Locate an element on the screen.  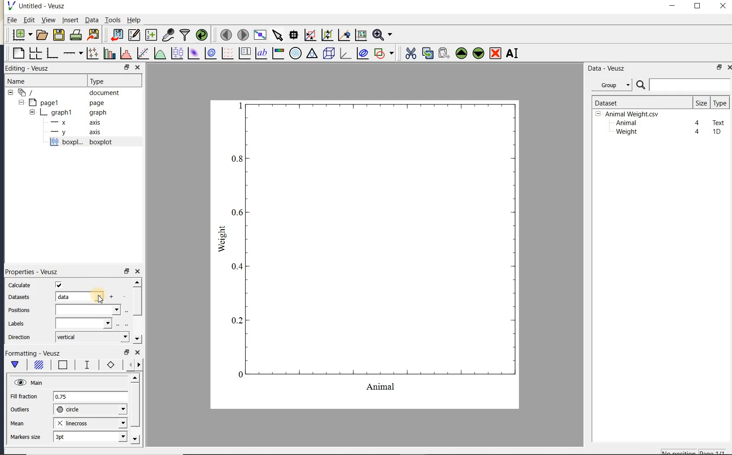
cursor is located at coordinates (99, 296).